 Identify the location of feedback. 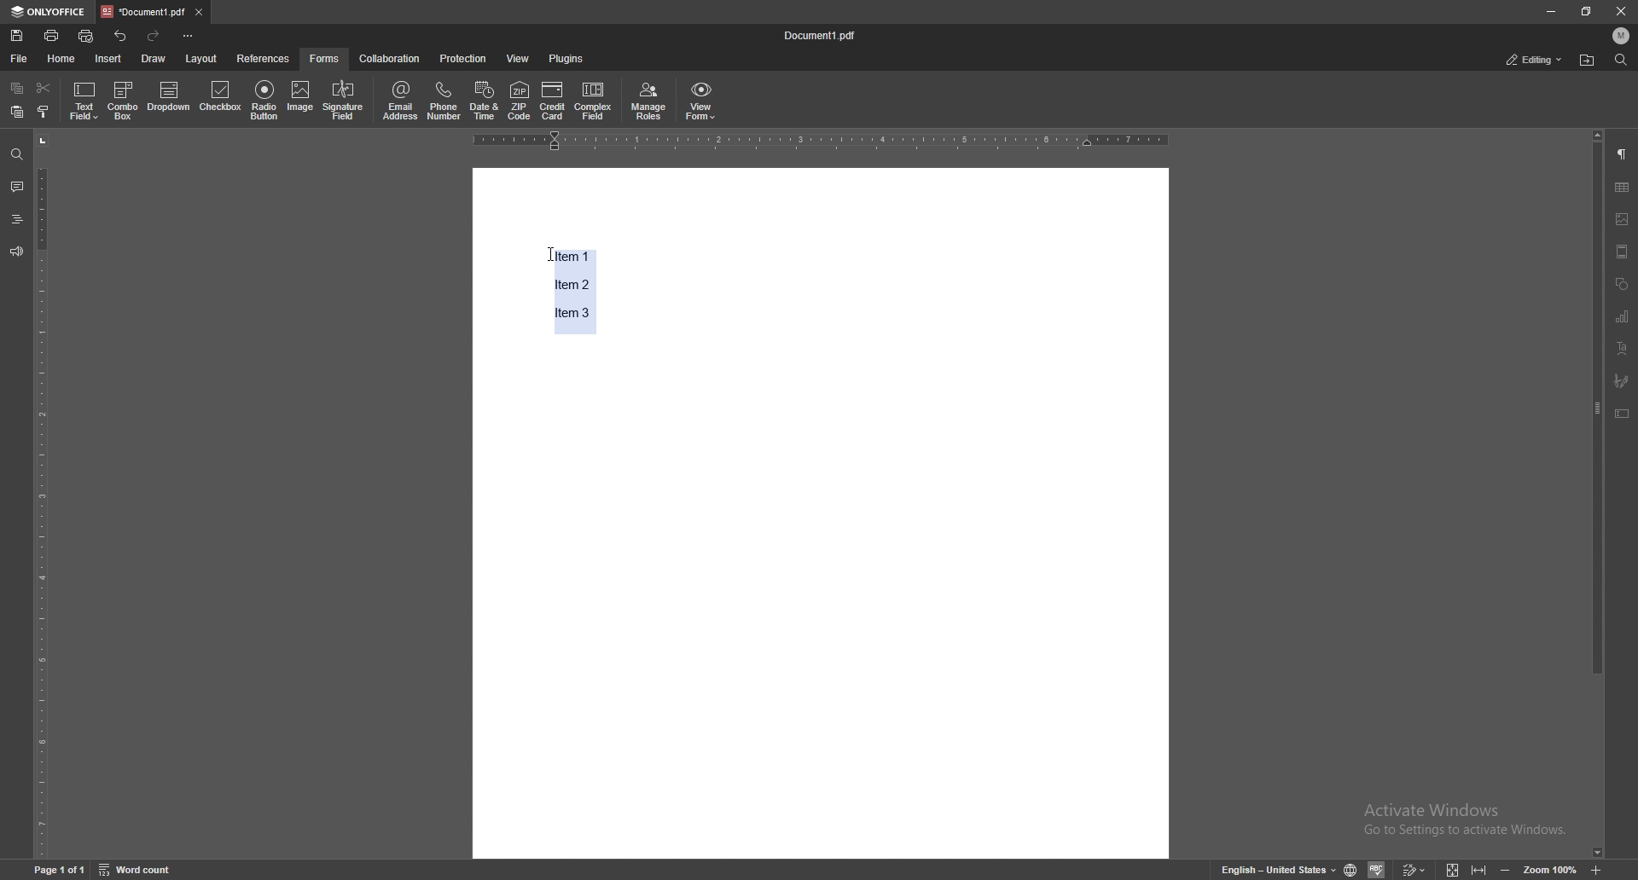
(17, 252).